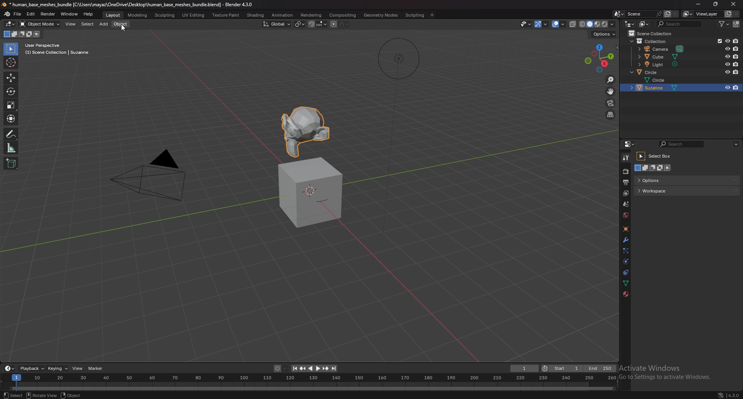 This screenshot has width=743, height=399. What do you see at coordinates (661, 79) in the screenshot?
I see `circle` at bounding box center [661, 79].